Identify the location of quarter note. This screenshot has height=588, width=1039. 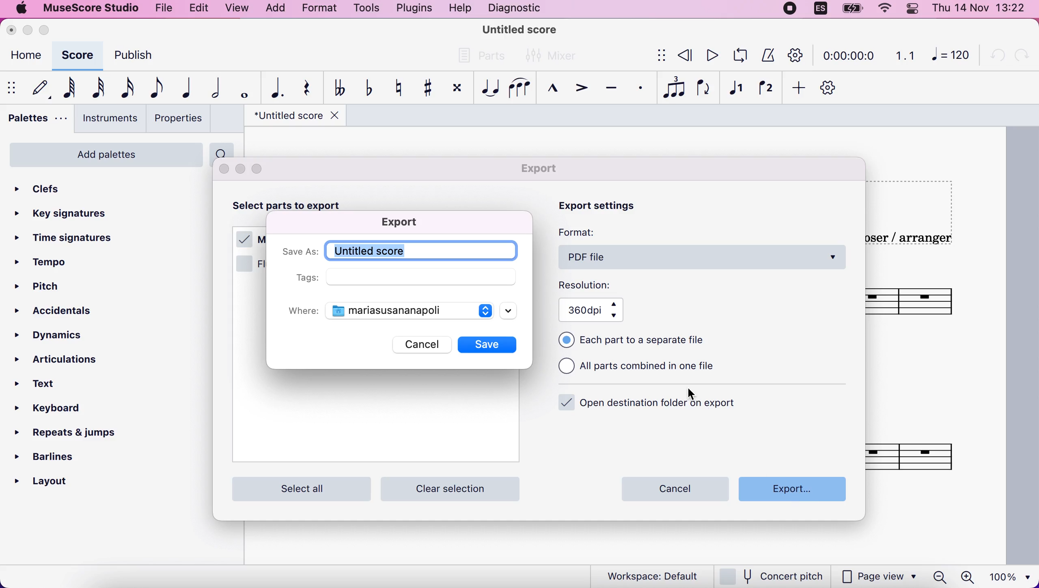
(187, 89).